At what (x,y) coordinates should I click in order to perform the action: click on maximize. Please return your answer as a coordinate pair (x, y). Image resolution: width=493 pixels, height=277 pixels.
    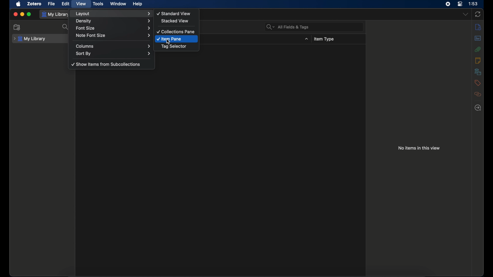
    Looking at the image, I should click on (29, 14).